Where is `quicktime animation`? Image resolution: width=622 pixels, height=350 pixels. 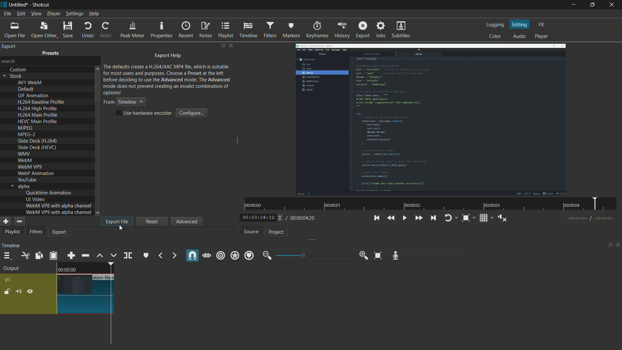 quicktime animation is located at coordinates (49, 193).